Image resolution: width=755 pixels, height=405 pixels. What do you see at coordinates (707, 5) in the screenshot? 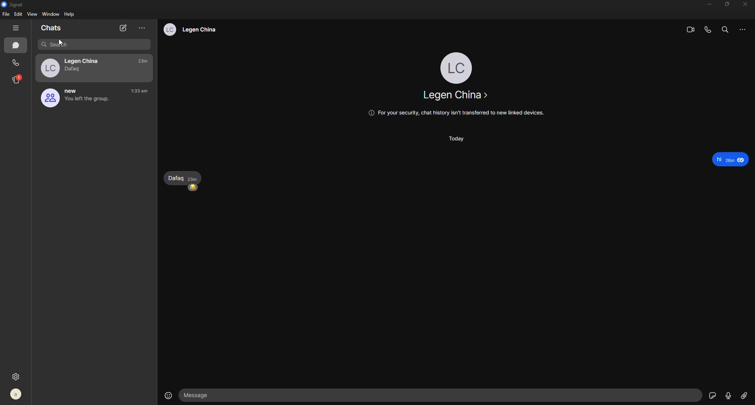
I see `minimize` at bounding box center [707, 5].